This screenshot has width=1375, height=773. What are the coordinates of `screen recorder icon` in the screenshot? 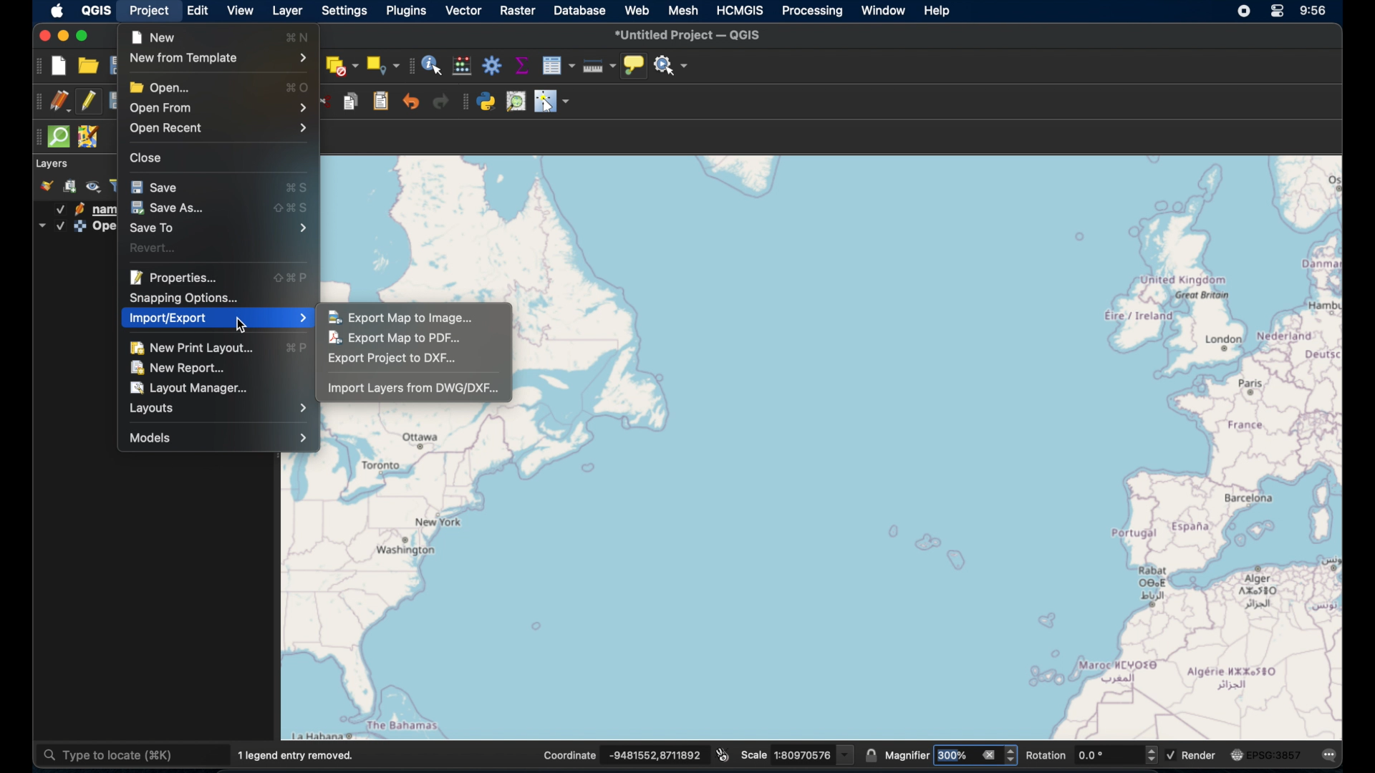 It's located at (1243, 12).